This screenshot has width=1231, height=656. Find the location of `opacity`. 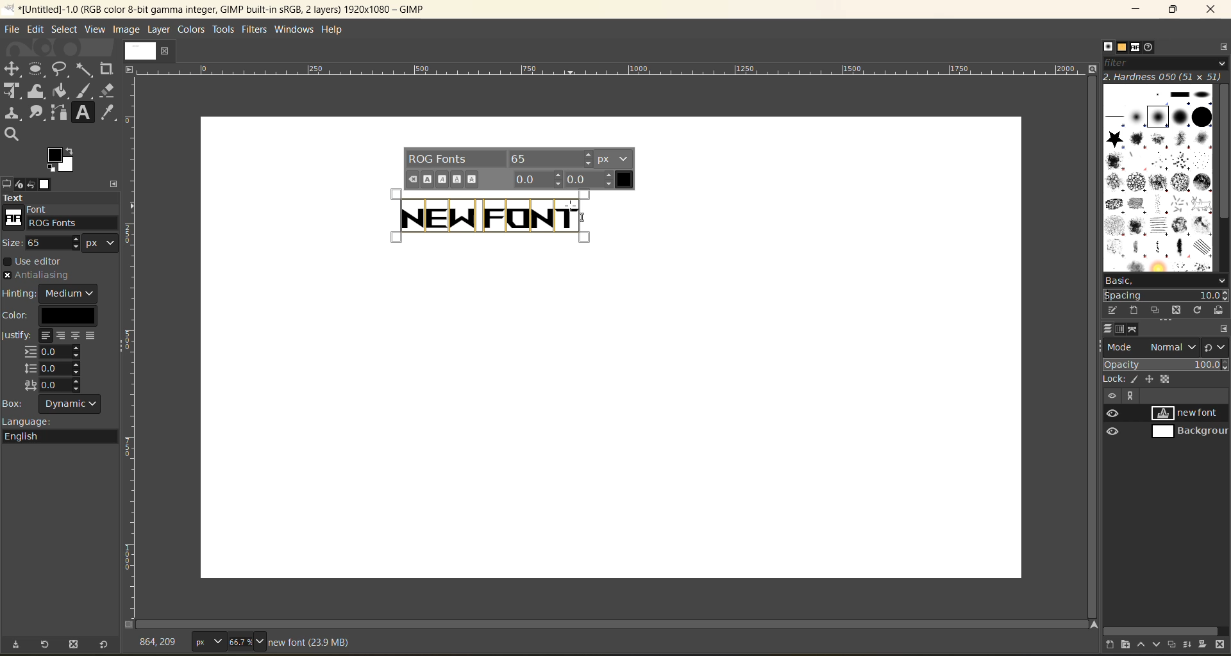

opacity is located at coordinates (1166, 366).